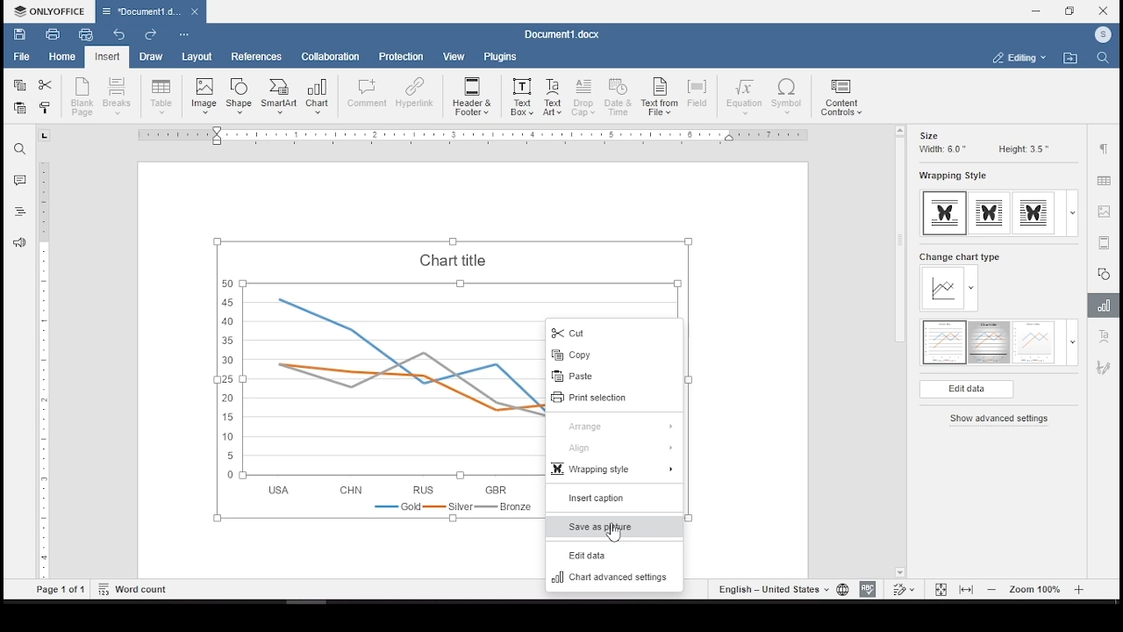  I want to click on field, so click(700, 96).